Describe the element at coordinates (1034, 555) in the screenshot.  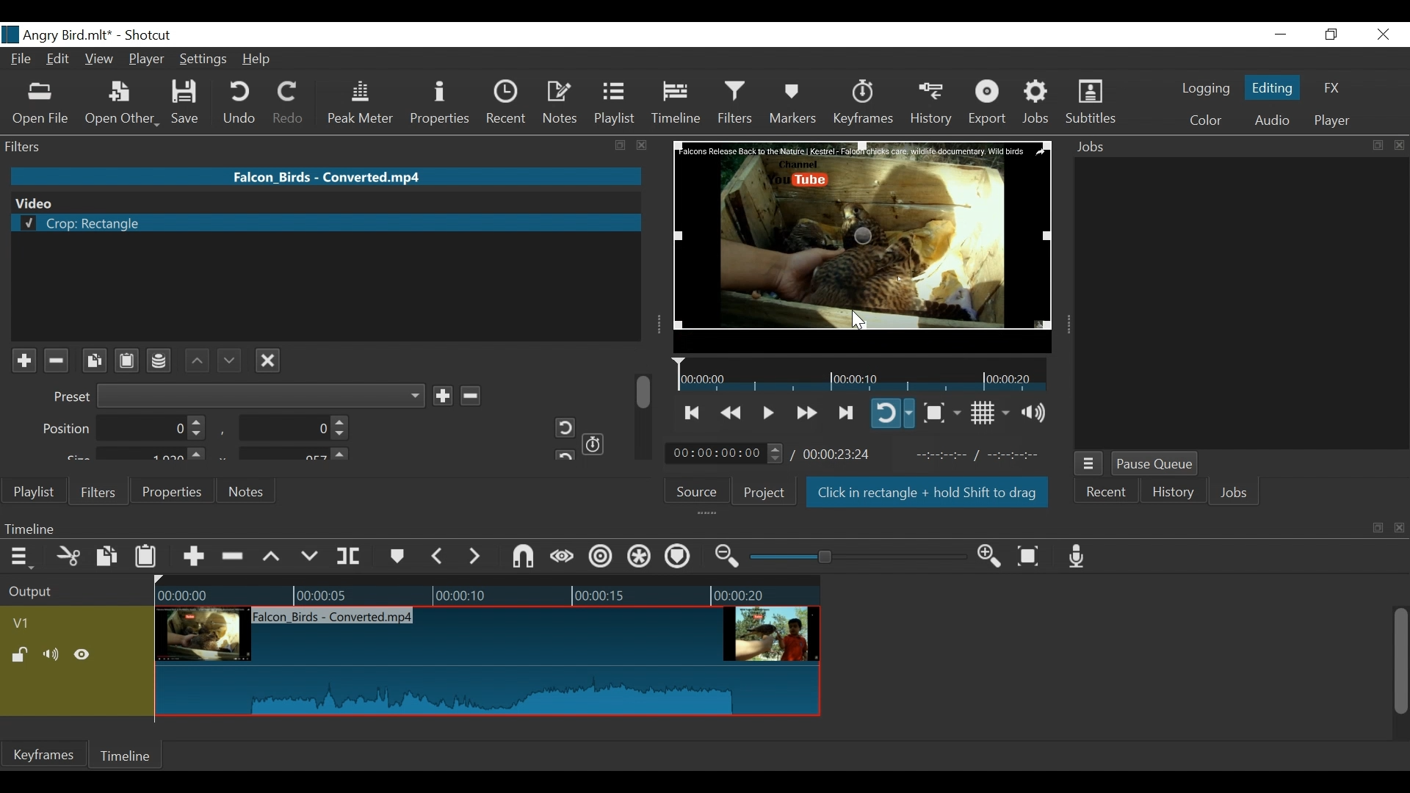
I see `Zoom timeline to fit` at that location.